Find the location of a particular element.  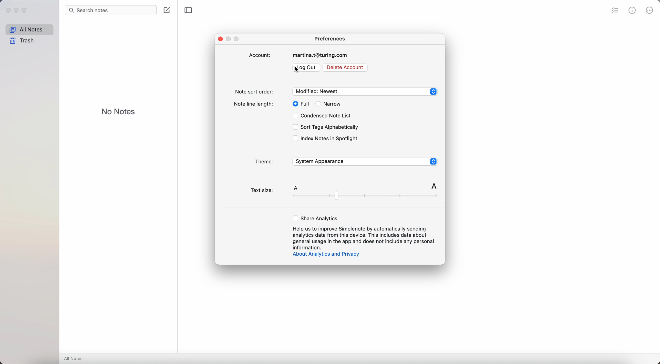

checkbox is located at coordinates (290, 104).